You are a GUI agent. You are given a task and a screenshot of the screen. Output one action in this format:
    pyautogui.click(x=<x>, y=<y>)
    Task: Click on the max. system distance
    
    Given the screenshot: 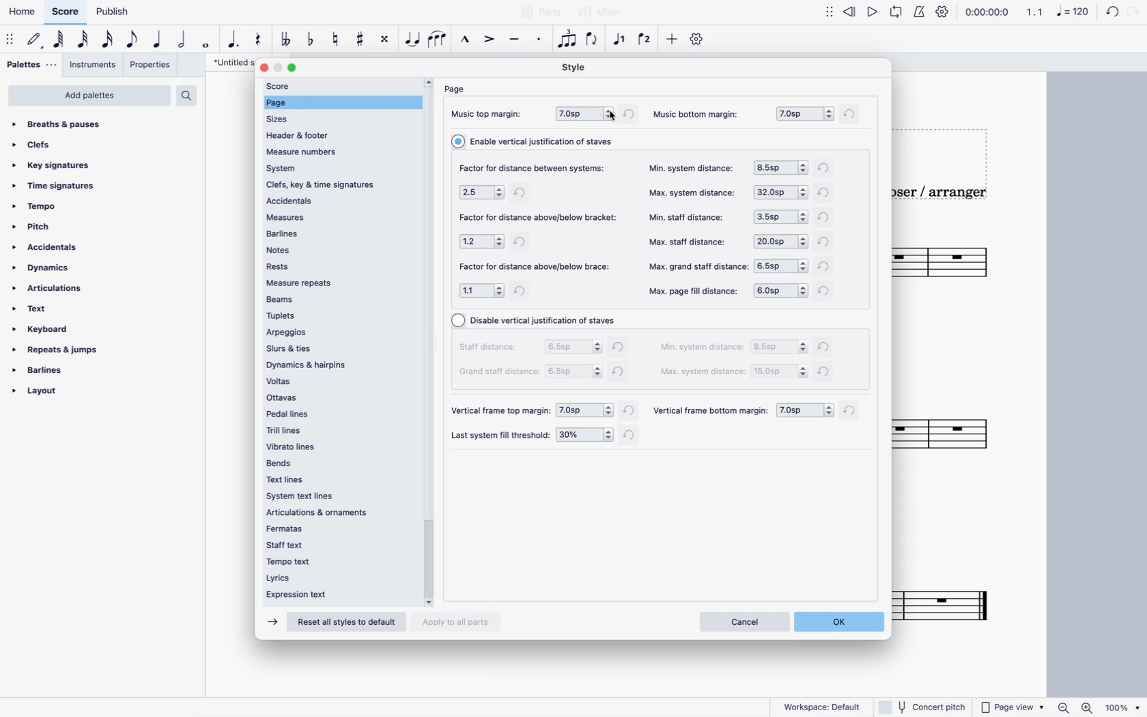 What is the action you would take?
    pyautogui.click(x=696, y=194)
    